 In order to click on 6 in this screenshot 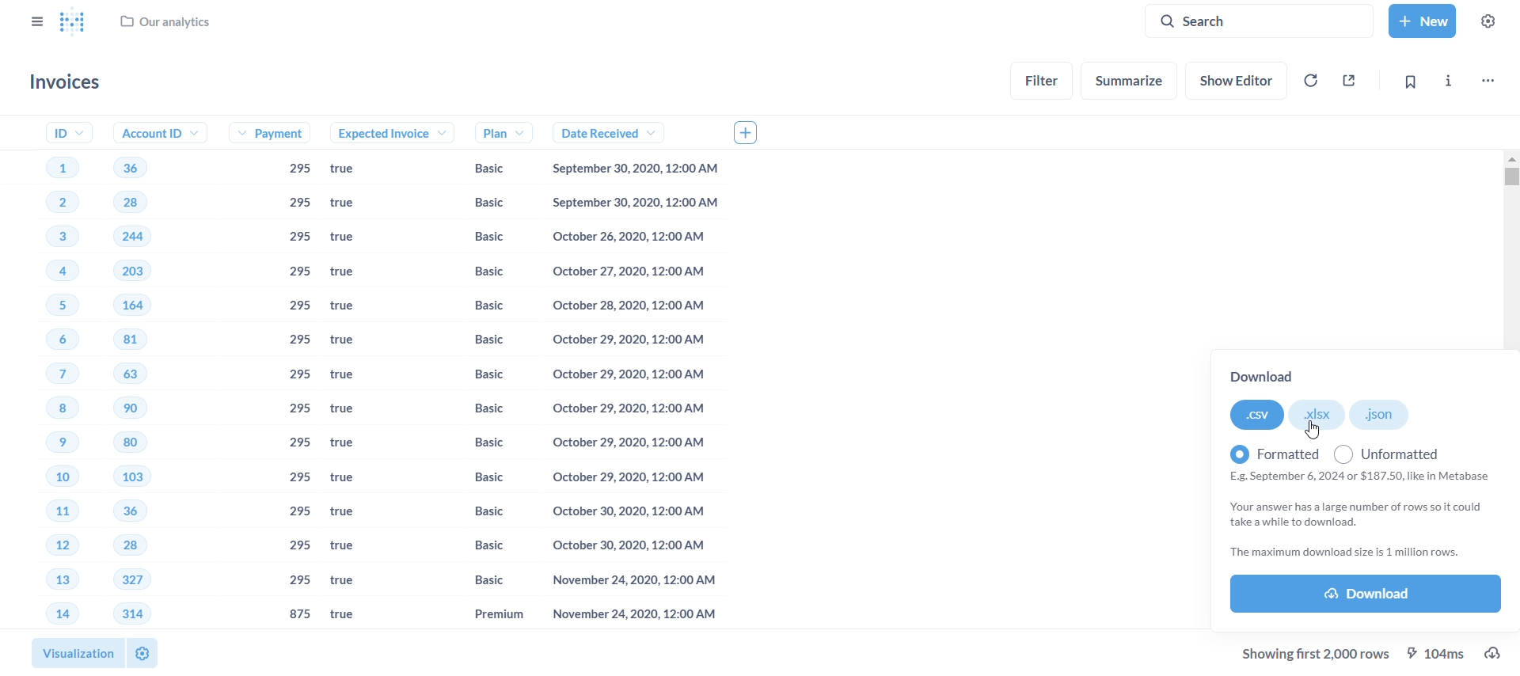, I will do `click(46, 341)`.